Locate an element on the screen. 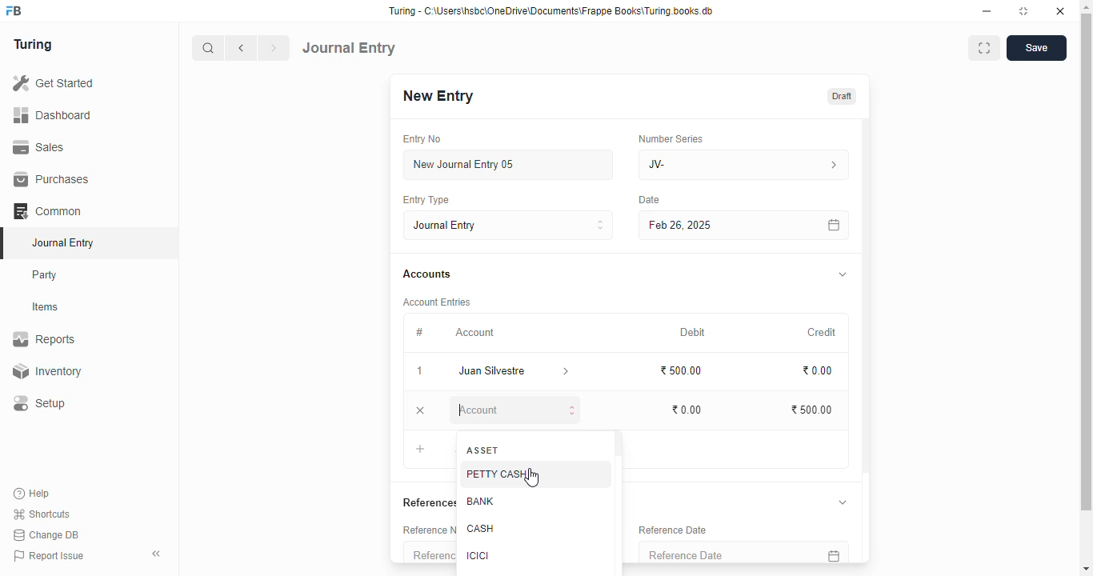  dashboard is located at coordinates (53, 114).